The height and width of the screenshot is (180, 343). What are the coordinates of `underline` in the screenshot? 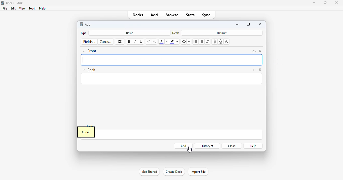 It's located at (141, 42).